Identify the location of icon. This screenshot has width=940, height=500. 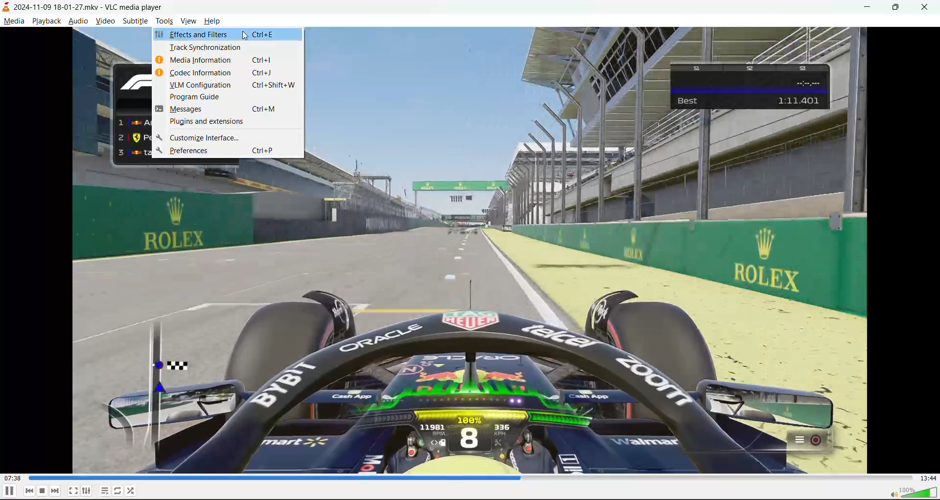
(160, 73).